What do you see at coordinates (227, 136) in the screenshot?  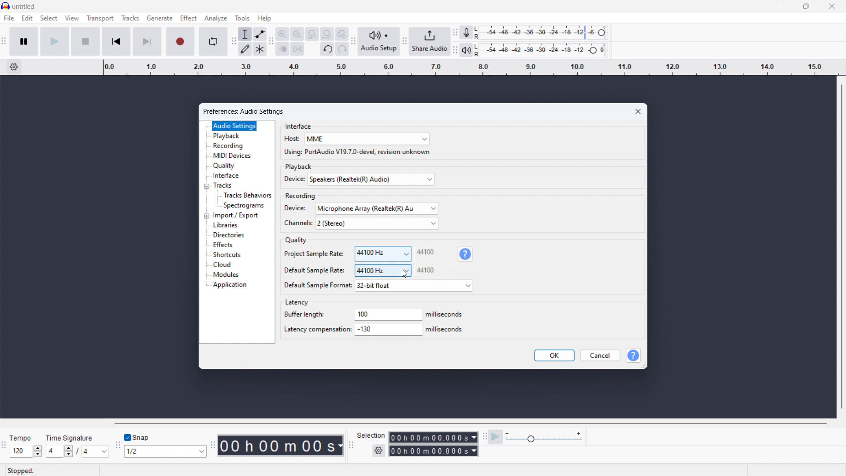 I see `playback` at bounding box center [227, 136].